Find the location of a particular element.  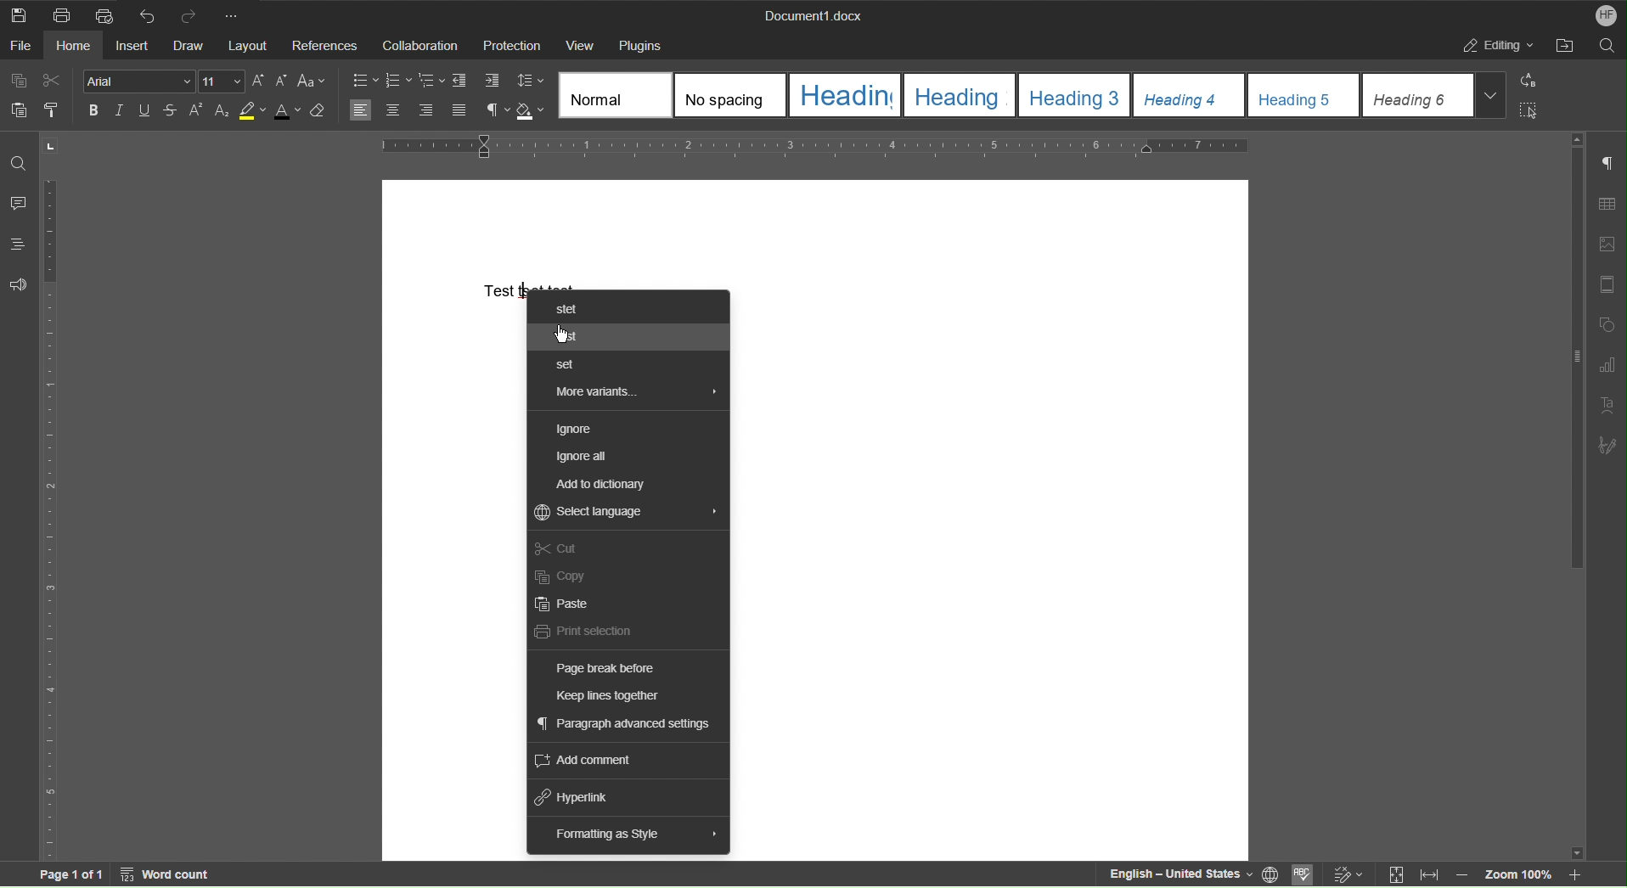

Left Align is located at coordinates (361, 110).